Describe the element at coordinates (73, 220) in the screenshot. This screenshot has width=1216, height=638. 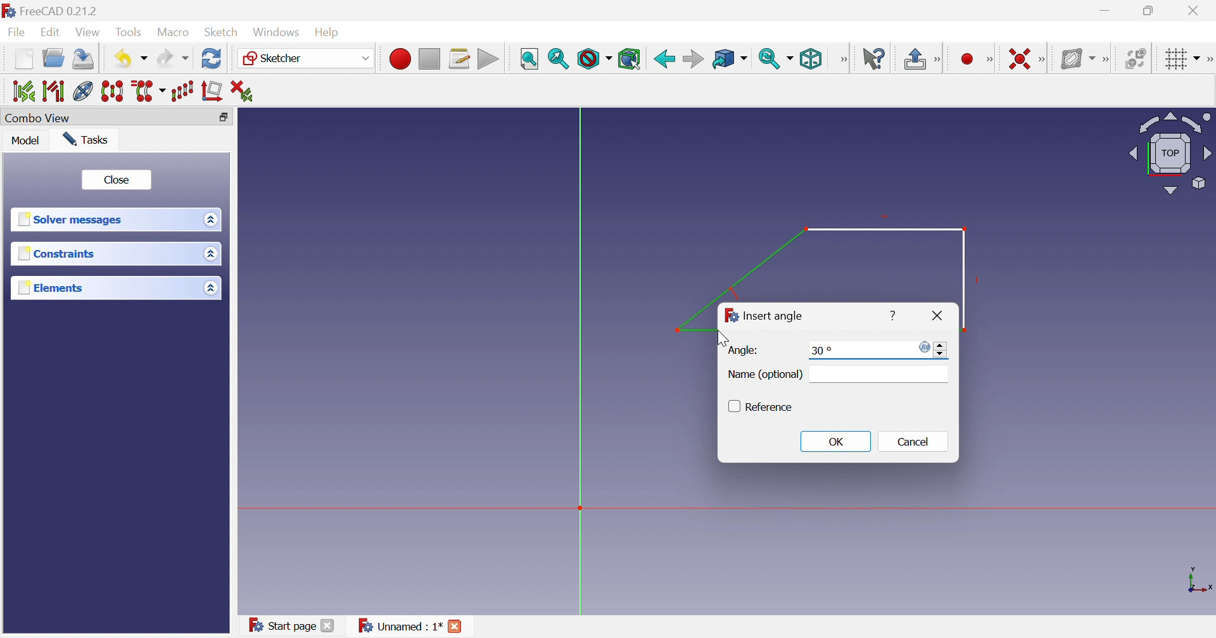
I see `Solver messages` at that location.